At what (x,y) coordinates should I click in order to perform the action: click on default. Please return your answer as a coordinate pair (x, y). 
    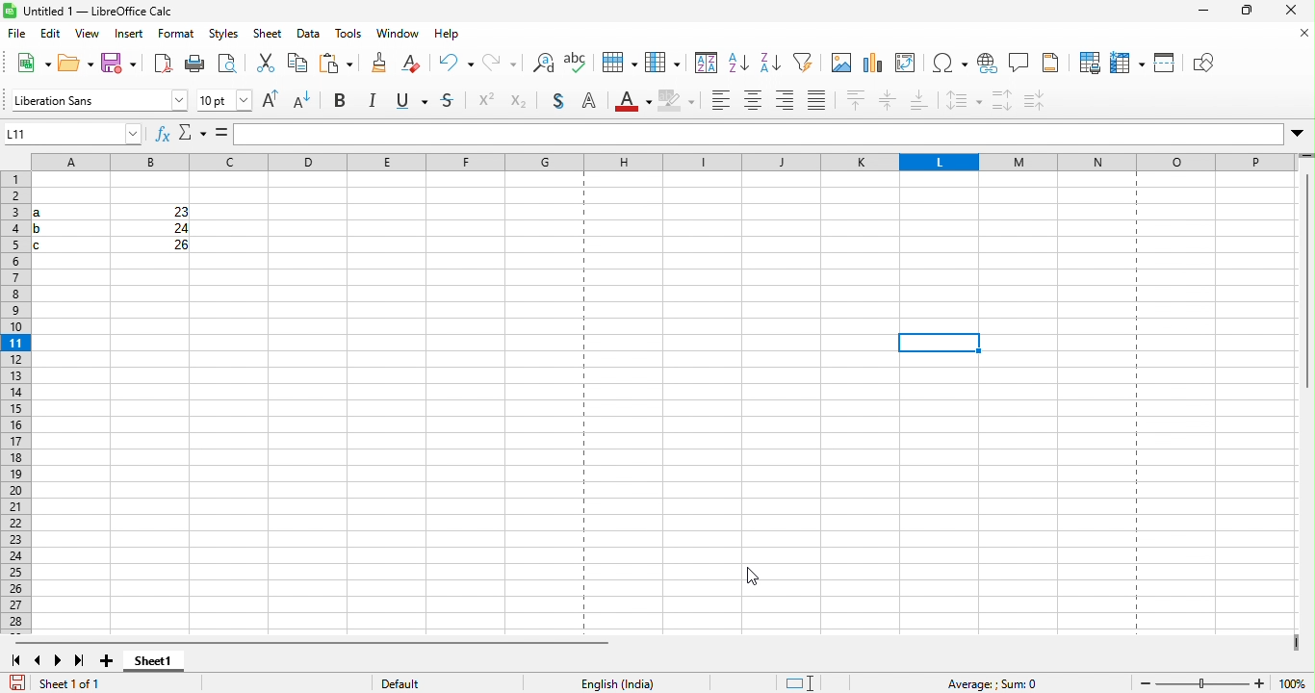
    Looking at the image, I should click on (426, 680).